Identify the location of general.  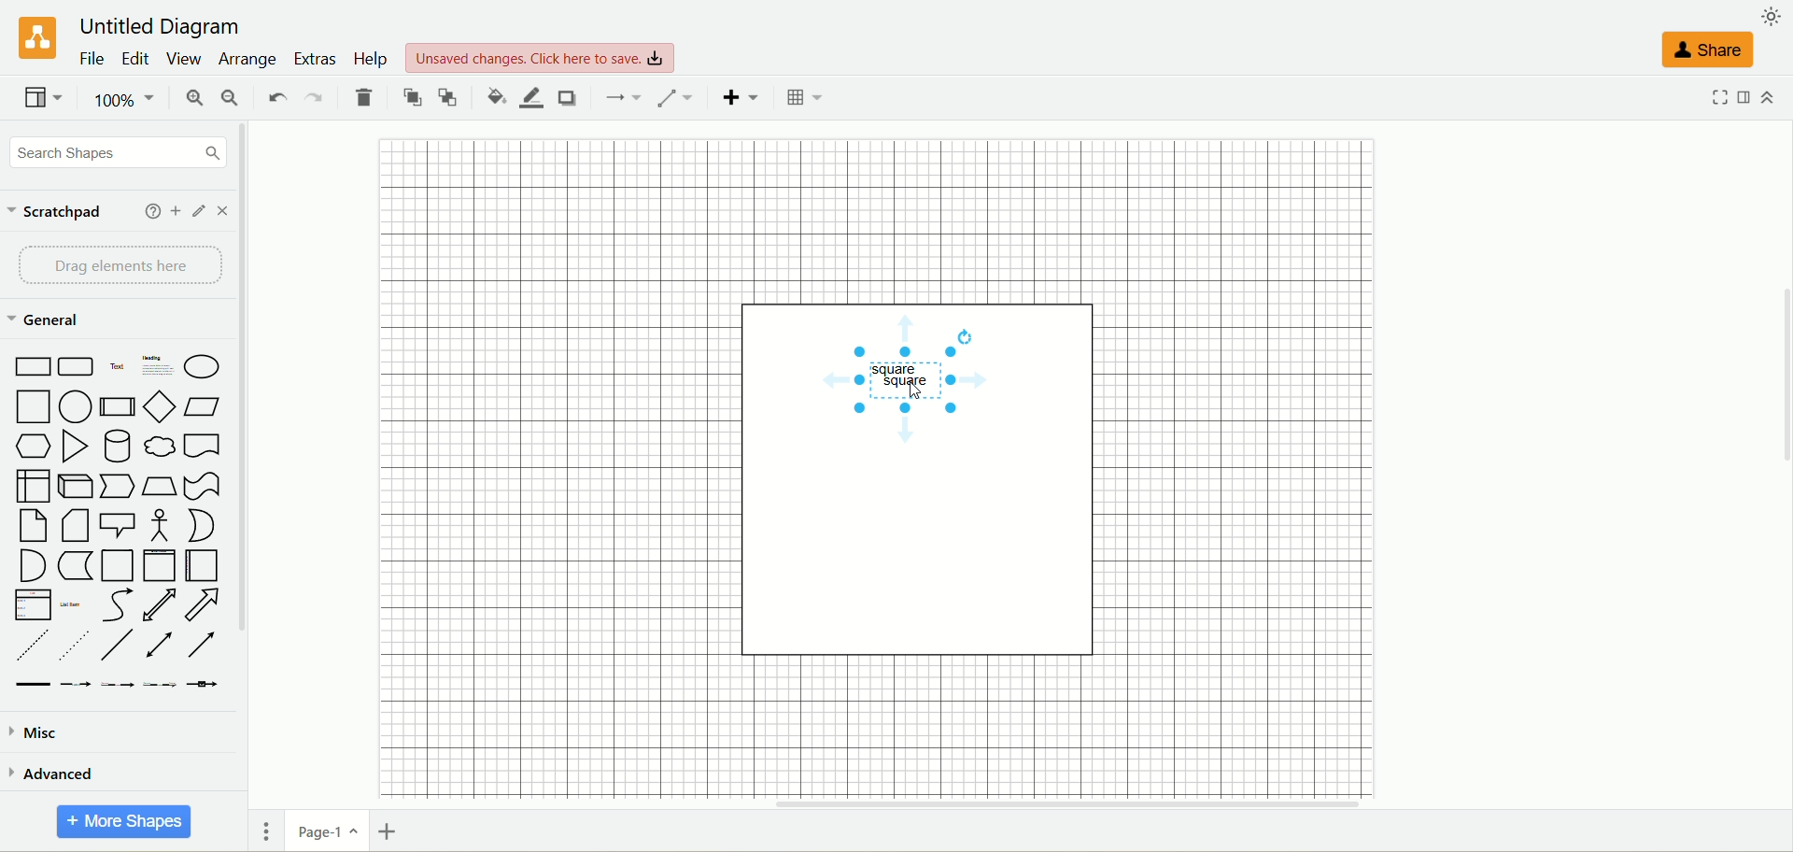
(51, 321).